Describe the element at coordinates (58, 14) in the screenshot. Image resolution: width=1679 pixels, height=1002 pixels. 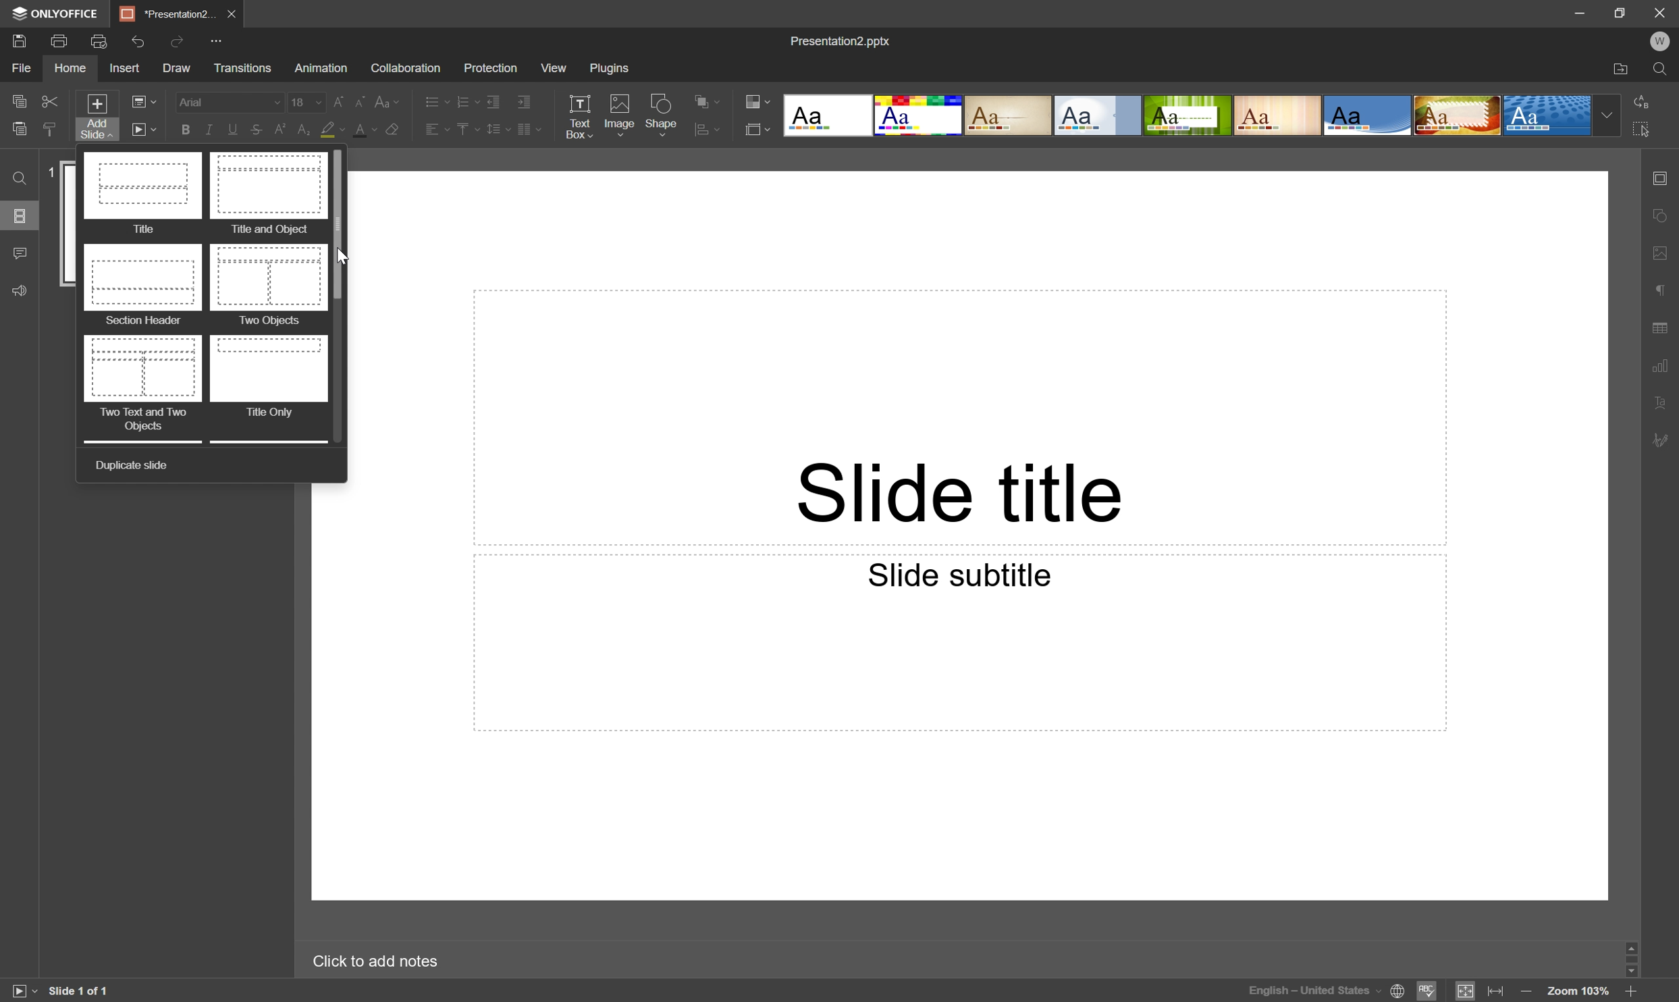
I see `ONLYOFFICE` at that location.